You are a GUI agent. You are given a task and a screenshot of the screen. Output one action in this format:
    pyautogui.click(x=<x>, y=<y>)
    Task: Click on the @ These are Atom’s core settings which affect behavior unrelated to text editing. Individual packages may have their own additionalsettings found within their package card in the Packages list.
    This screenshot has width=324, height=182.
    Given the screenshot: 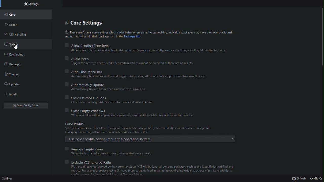 What is the action you would take?
    pyautogui.click(x=150, y=34)
    